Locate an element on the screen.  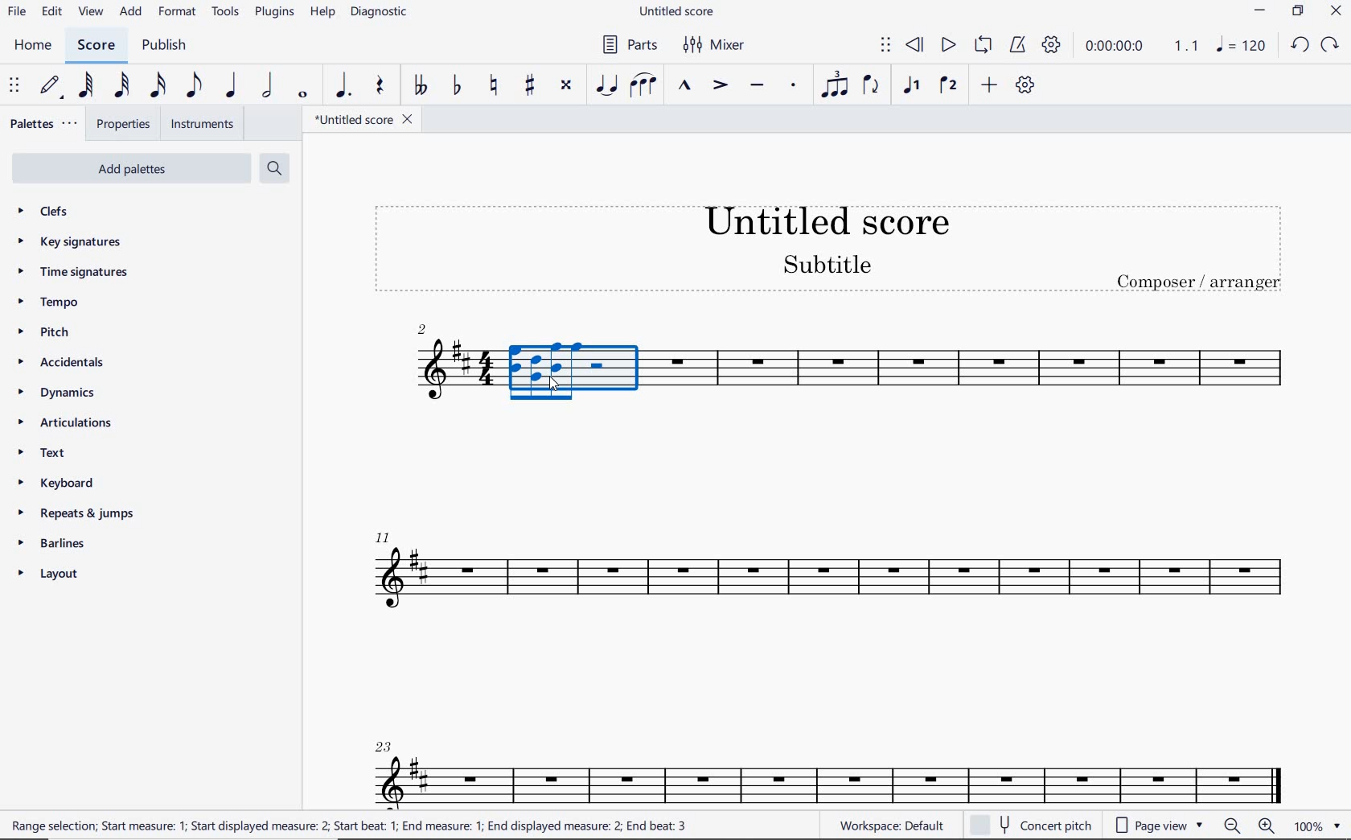
TOGGLE NATURAL is located at coordinates (496, 86).